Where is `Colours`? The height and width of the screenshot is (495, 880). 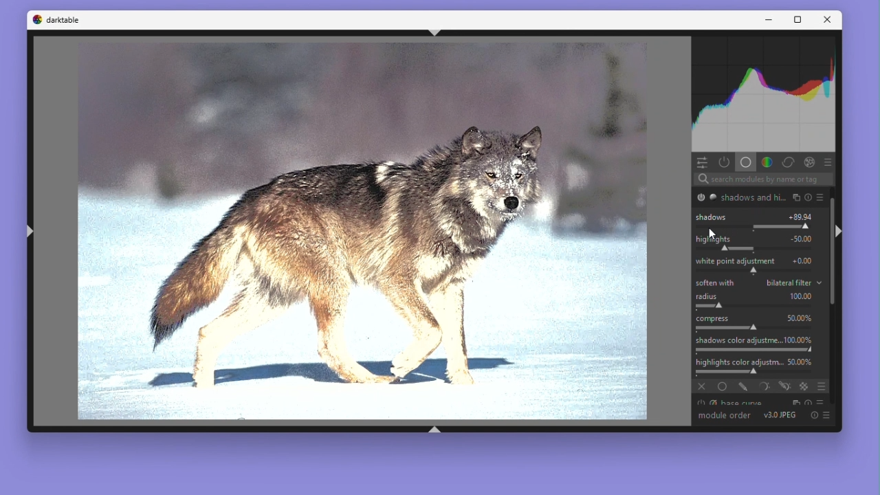 Colours is located at coordinates (766, 162).